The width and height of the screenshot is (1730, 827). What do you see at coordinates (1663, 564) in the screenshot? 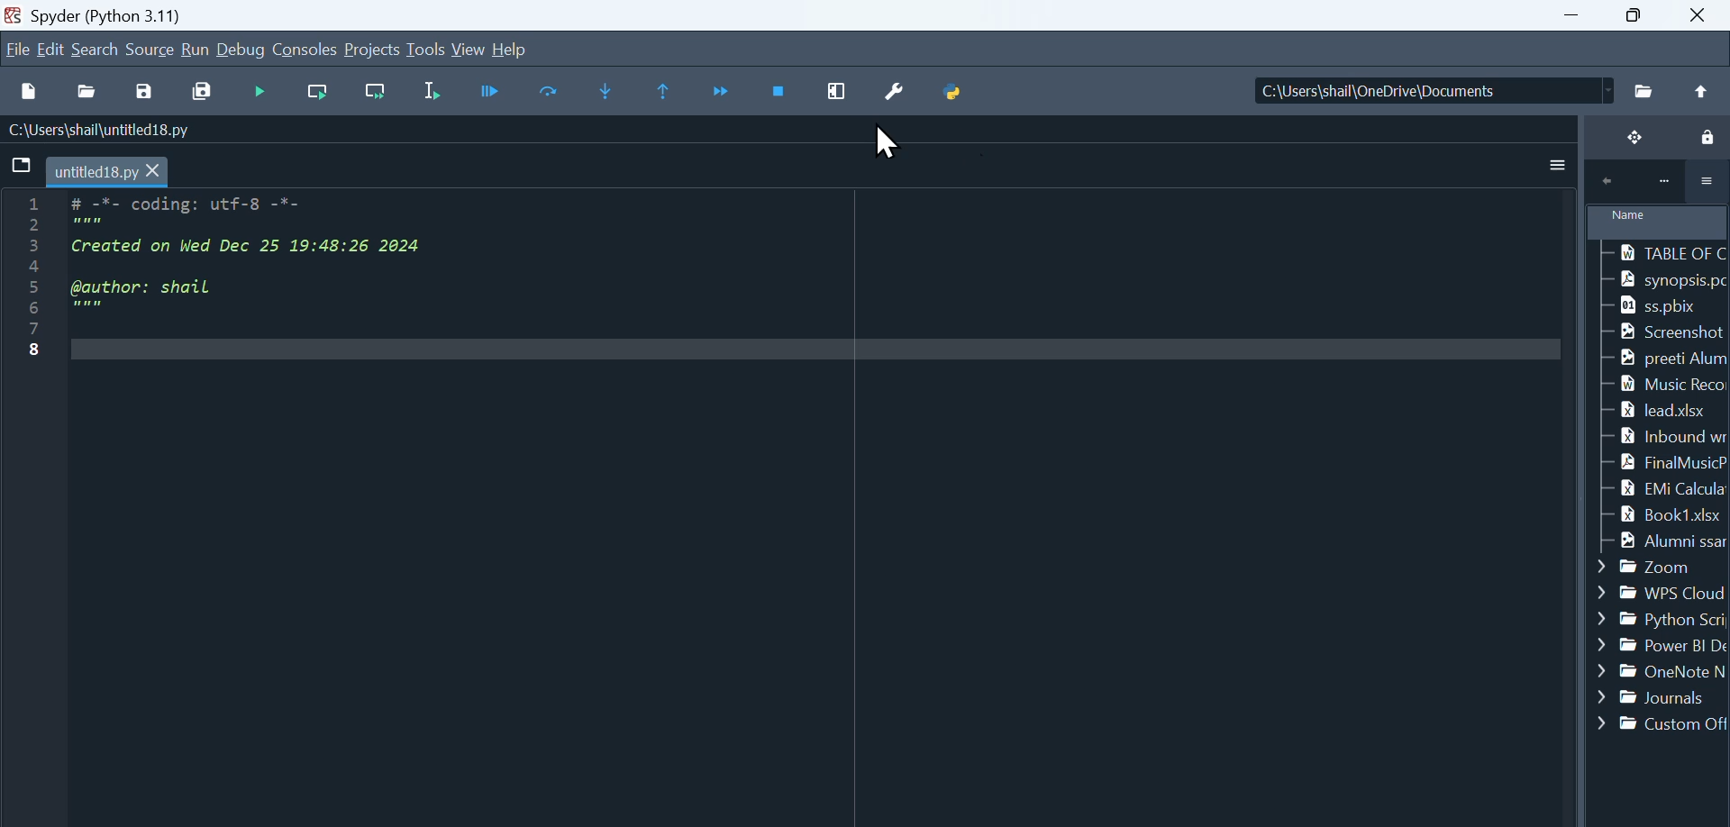
I see `Zoom` at bounding box center [1663, 564].